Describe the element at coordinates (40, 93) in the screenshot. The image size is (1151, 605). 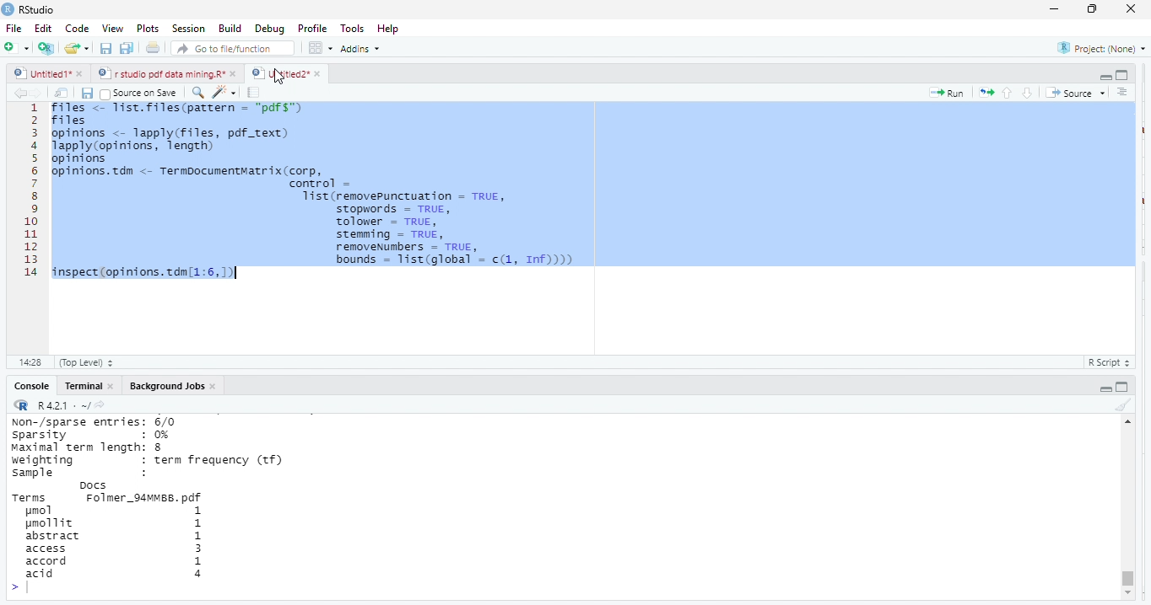
I see `go forward to the next source location` at that location.